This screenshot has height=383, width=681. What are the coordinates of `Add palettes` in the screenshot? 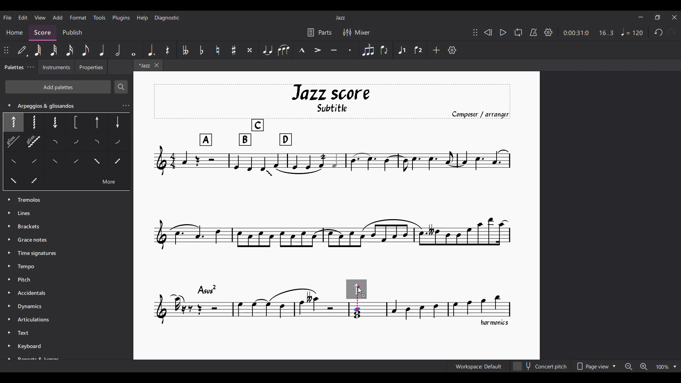 It's located at (58, 87).